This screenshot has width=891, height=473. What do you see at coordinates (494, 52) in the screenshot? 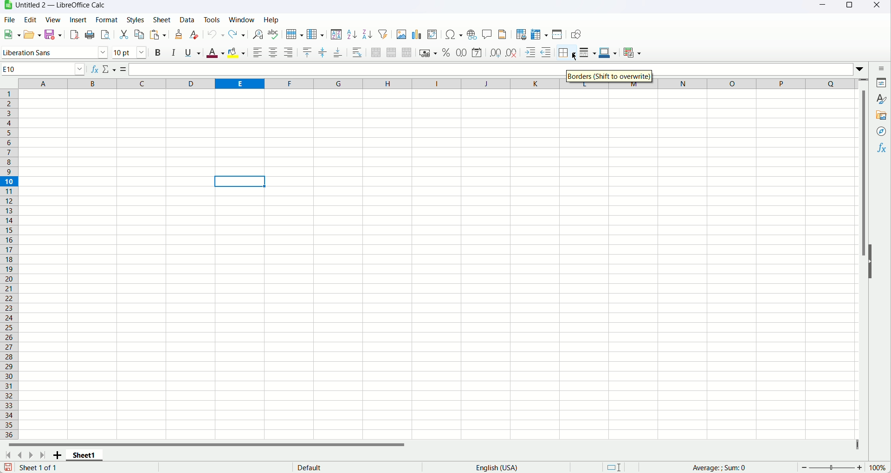
I see `Add decimal place` at bounding box center [494, 52].